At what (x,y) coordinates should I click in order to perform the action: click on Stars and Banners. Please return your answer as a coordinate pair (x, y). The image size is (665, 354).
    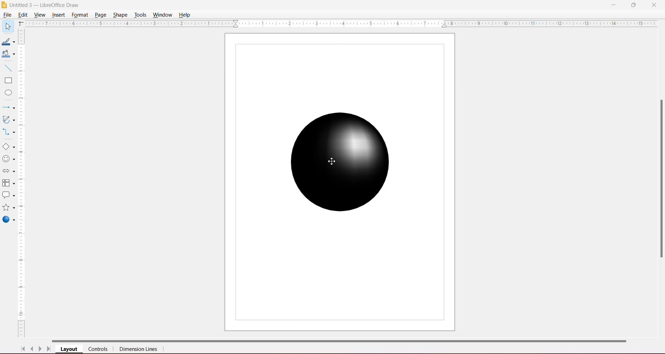
    Looking at the image, I should click on (8, 208).